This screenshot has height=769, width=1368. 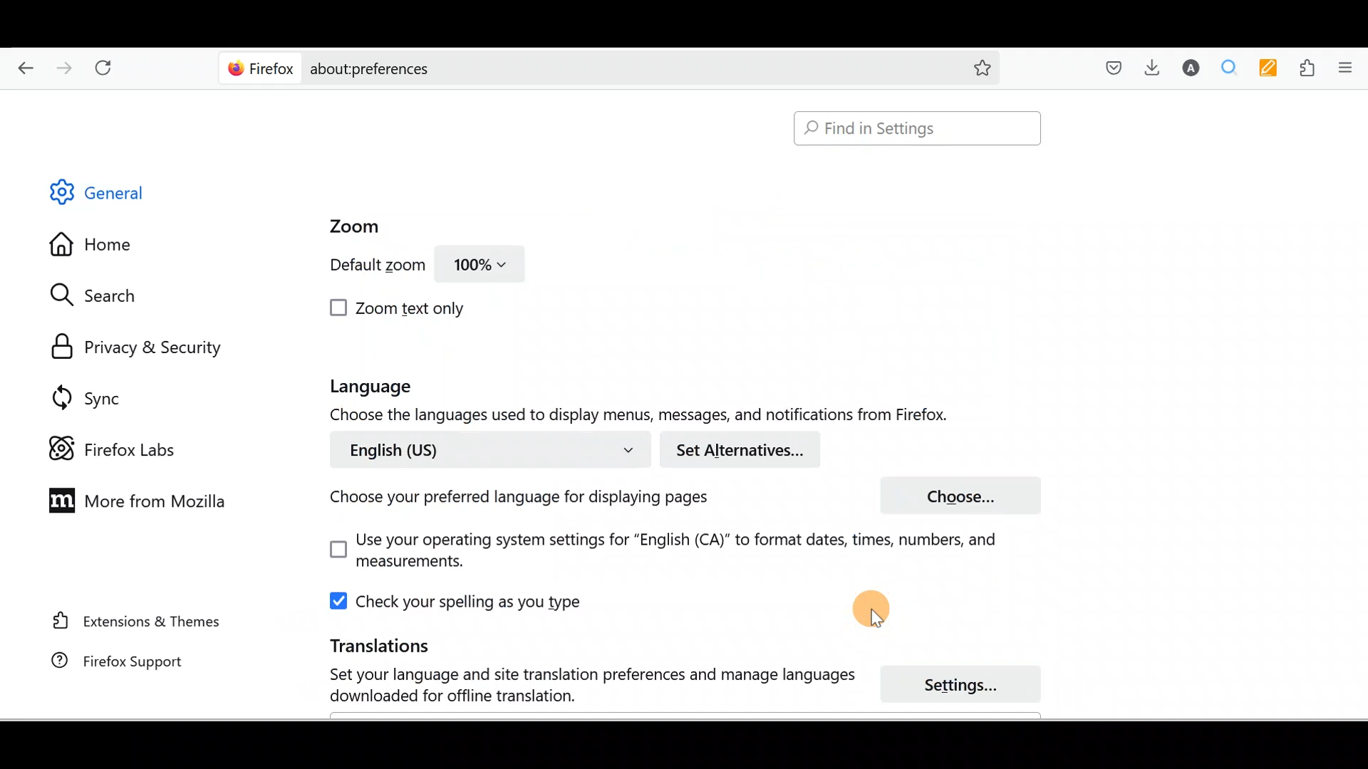 What do you see at coordinates (918, 128) in the screenshot?
I see `Find in Settings` at bounding box center [918, 128].